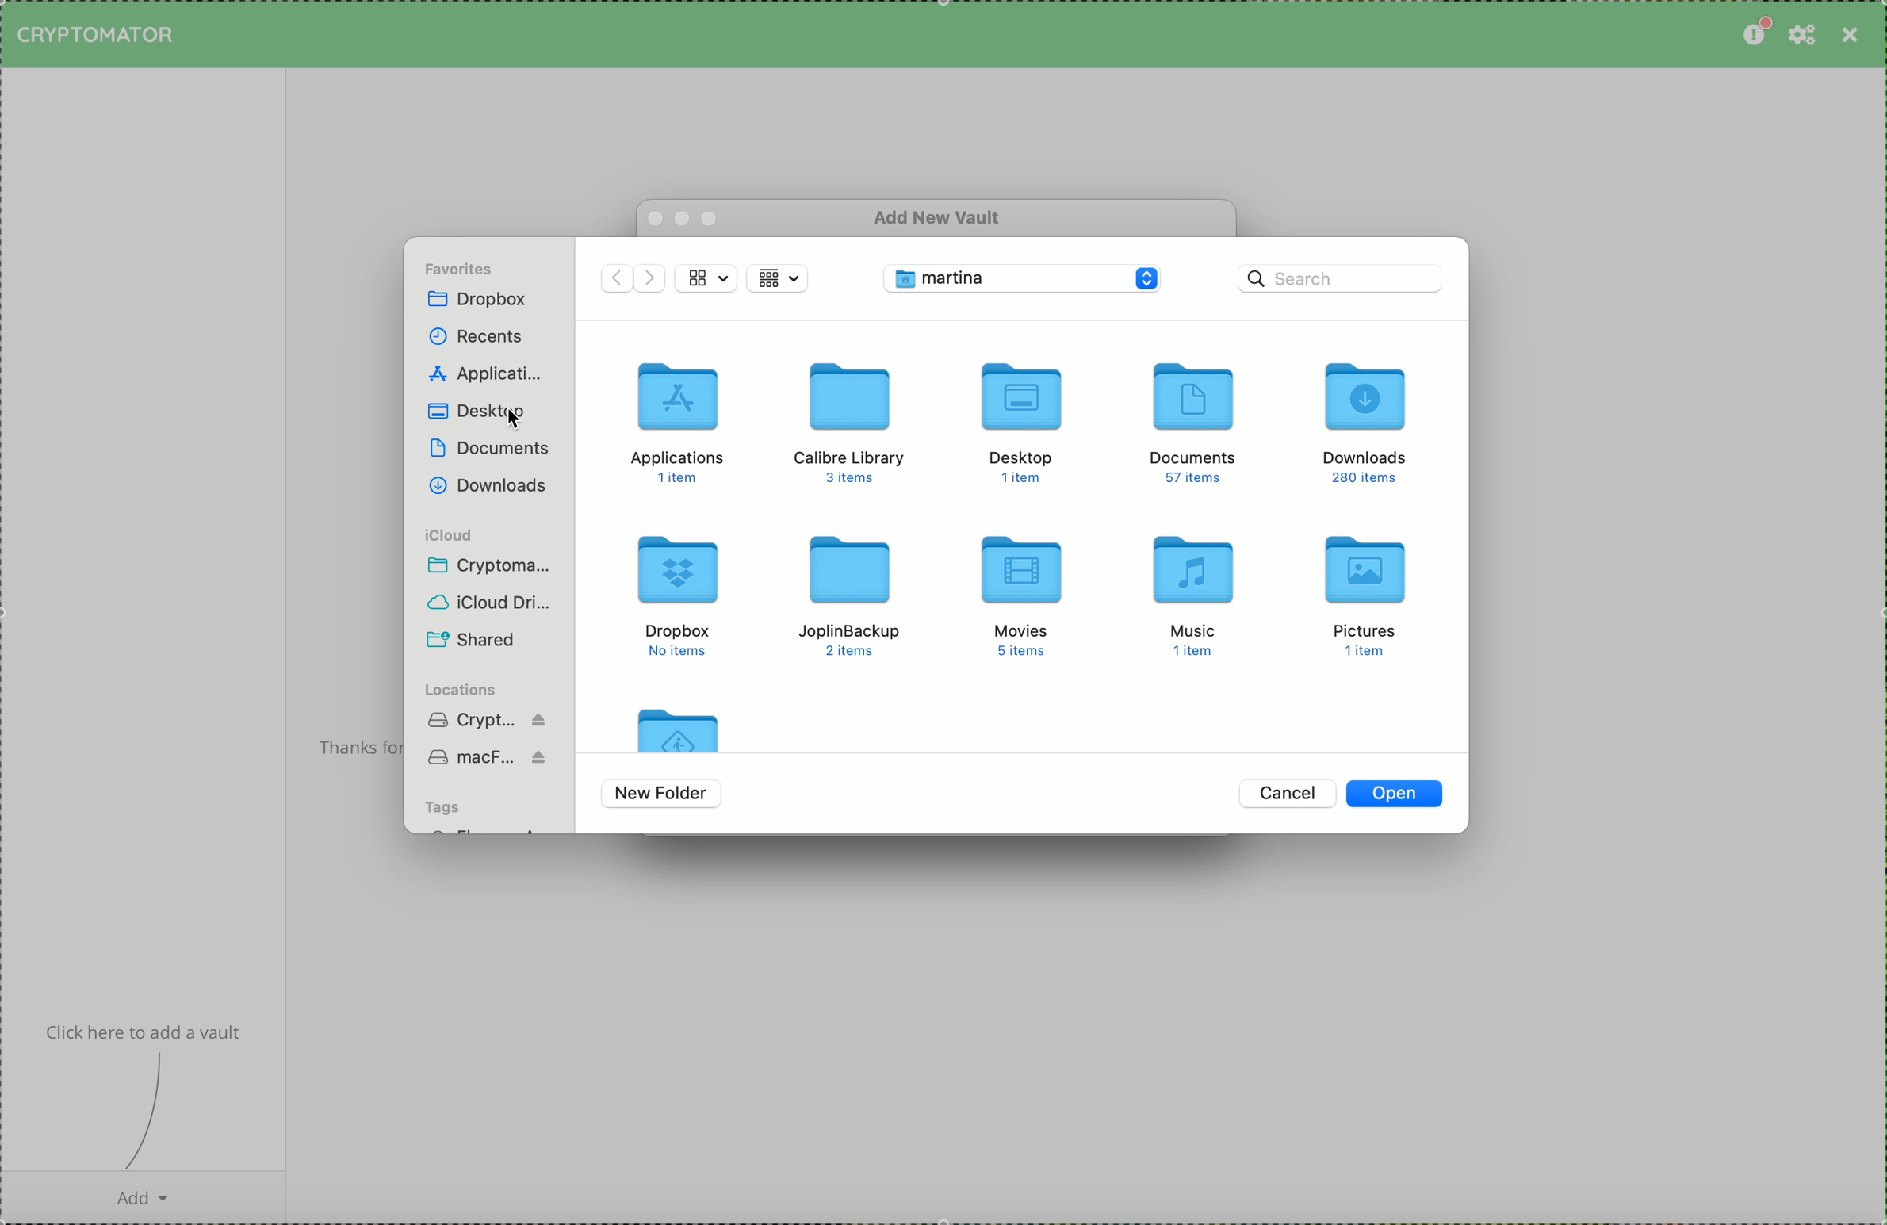 This screenshot has height=1225, width=1887. What do you see at coordinates (1016, 429) in the screenshot?
I see `desktop` at bounding box center [1016, 429].